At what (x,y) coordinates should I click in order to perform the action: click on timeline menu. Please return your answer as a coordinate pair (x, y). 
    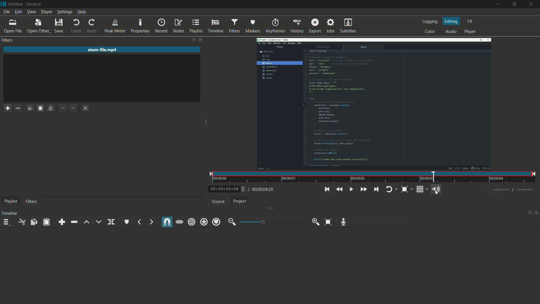
    Looking at the image, I should click on (5, 222).